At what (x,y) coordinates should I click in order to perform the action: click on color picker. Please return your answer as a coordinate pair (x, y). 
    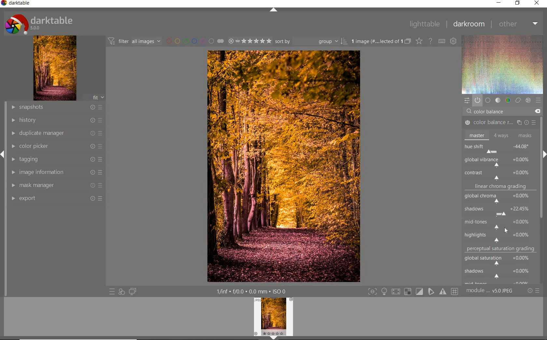
    Looking at the image, I should click on (56, 147).